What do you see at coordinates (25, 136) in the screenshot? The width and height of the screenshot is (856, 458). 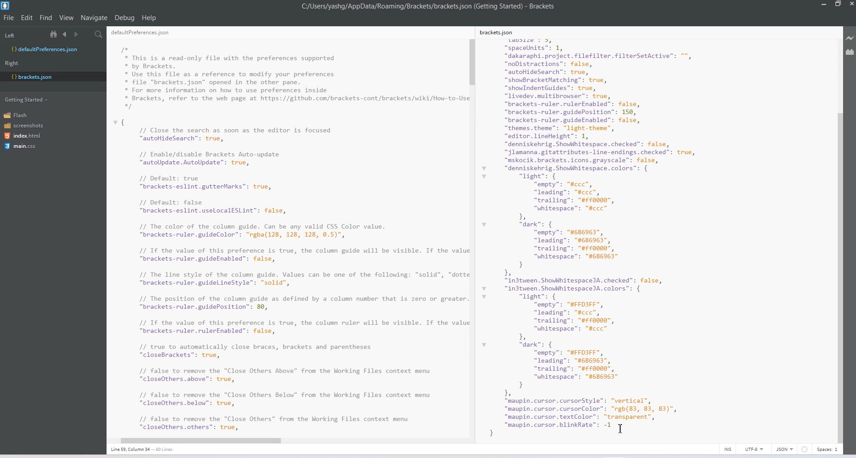 I see `index.html` at bounding box center [25, 136].